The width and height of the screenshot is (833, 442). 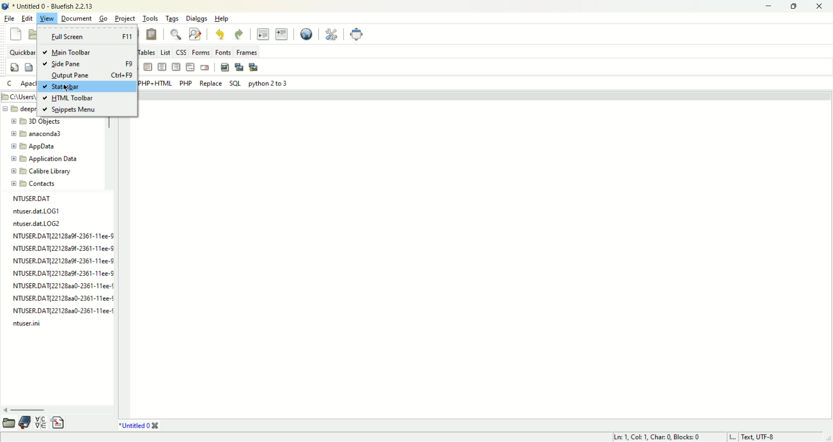 I want to click on minimize, so click(x=770, y=6).